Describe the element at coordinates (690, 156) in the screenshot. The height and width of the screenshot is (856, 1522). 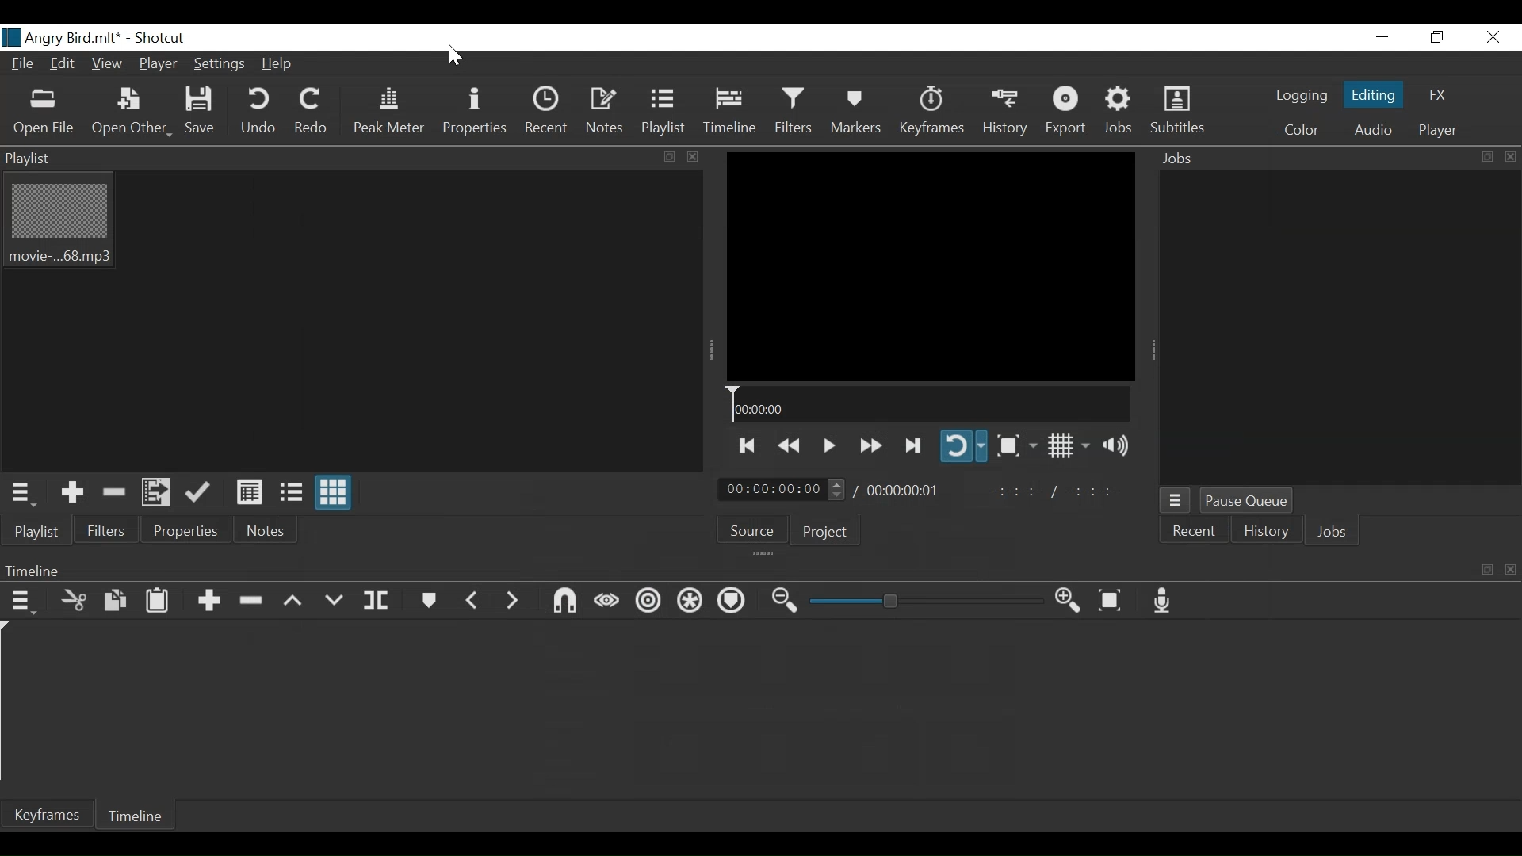
I see `close` at that location.